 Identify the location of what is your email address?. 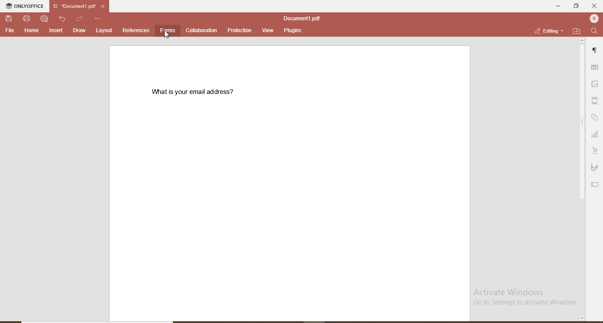
(197, 92).